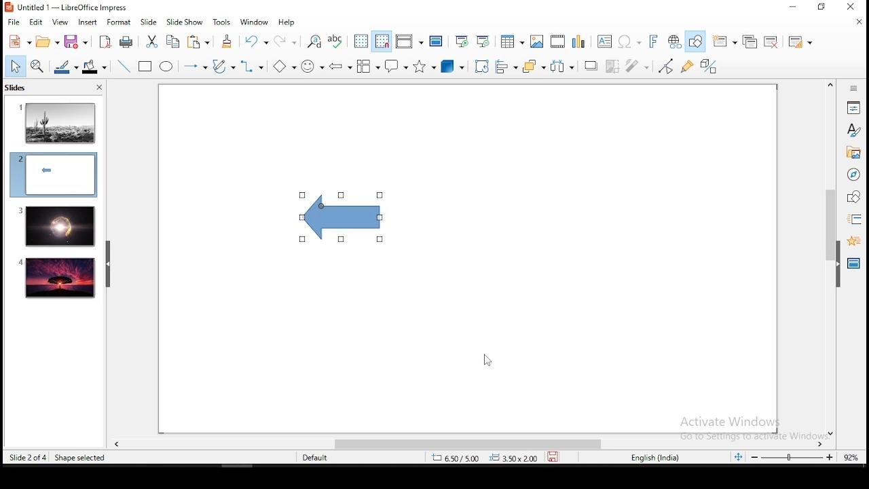 The height and width of the screenshot is (489, 869). I want to click on arrange, so click(535, 67).